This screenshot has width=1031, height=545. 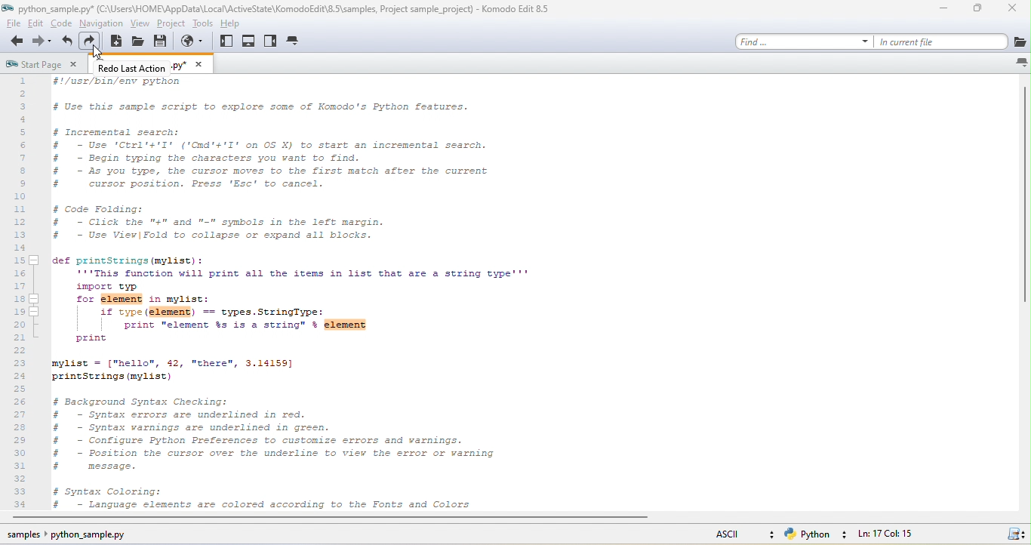 What do you see at coordinates (801, 41) in the screenshot?
I see `find` at bounding box center [801, 41].